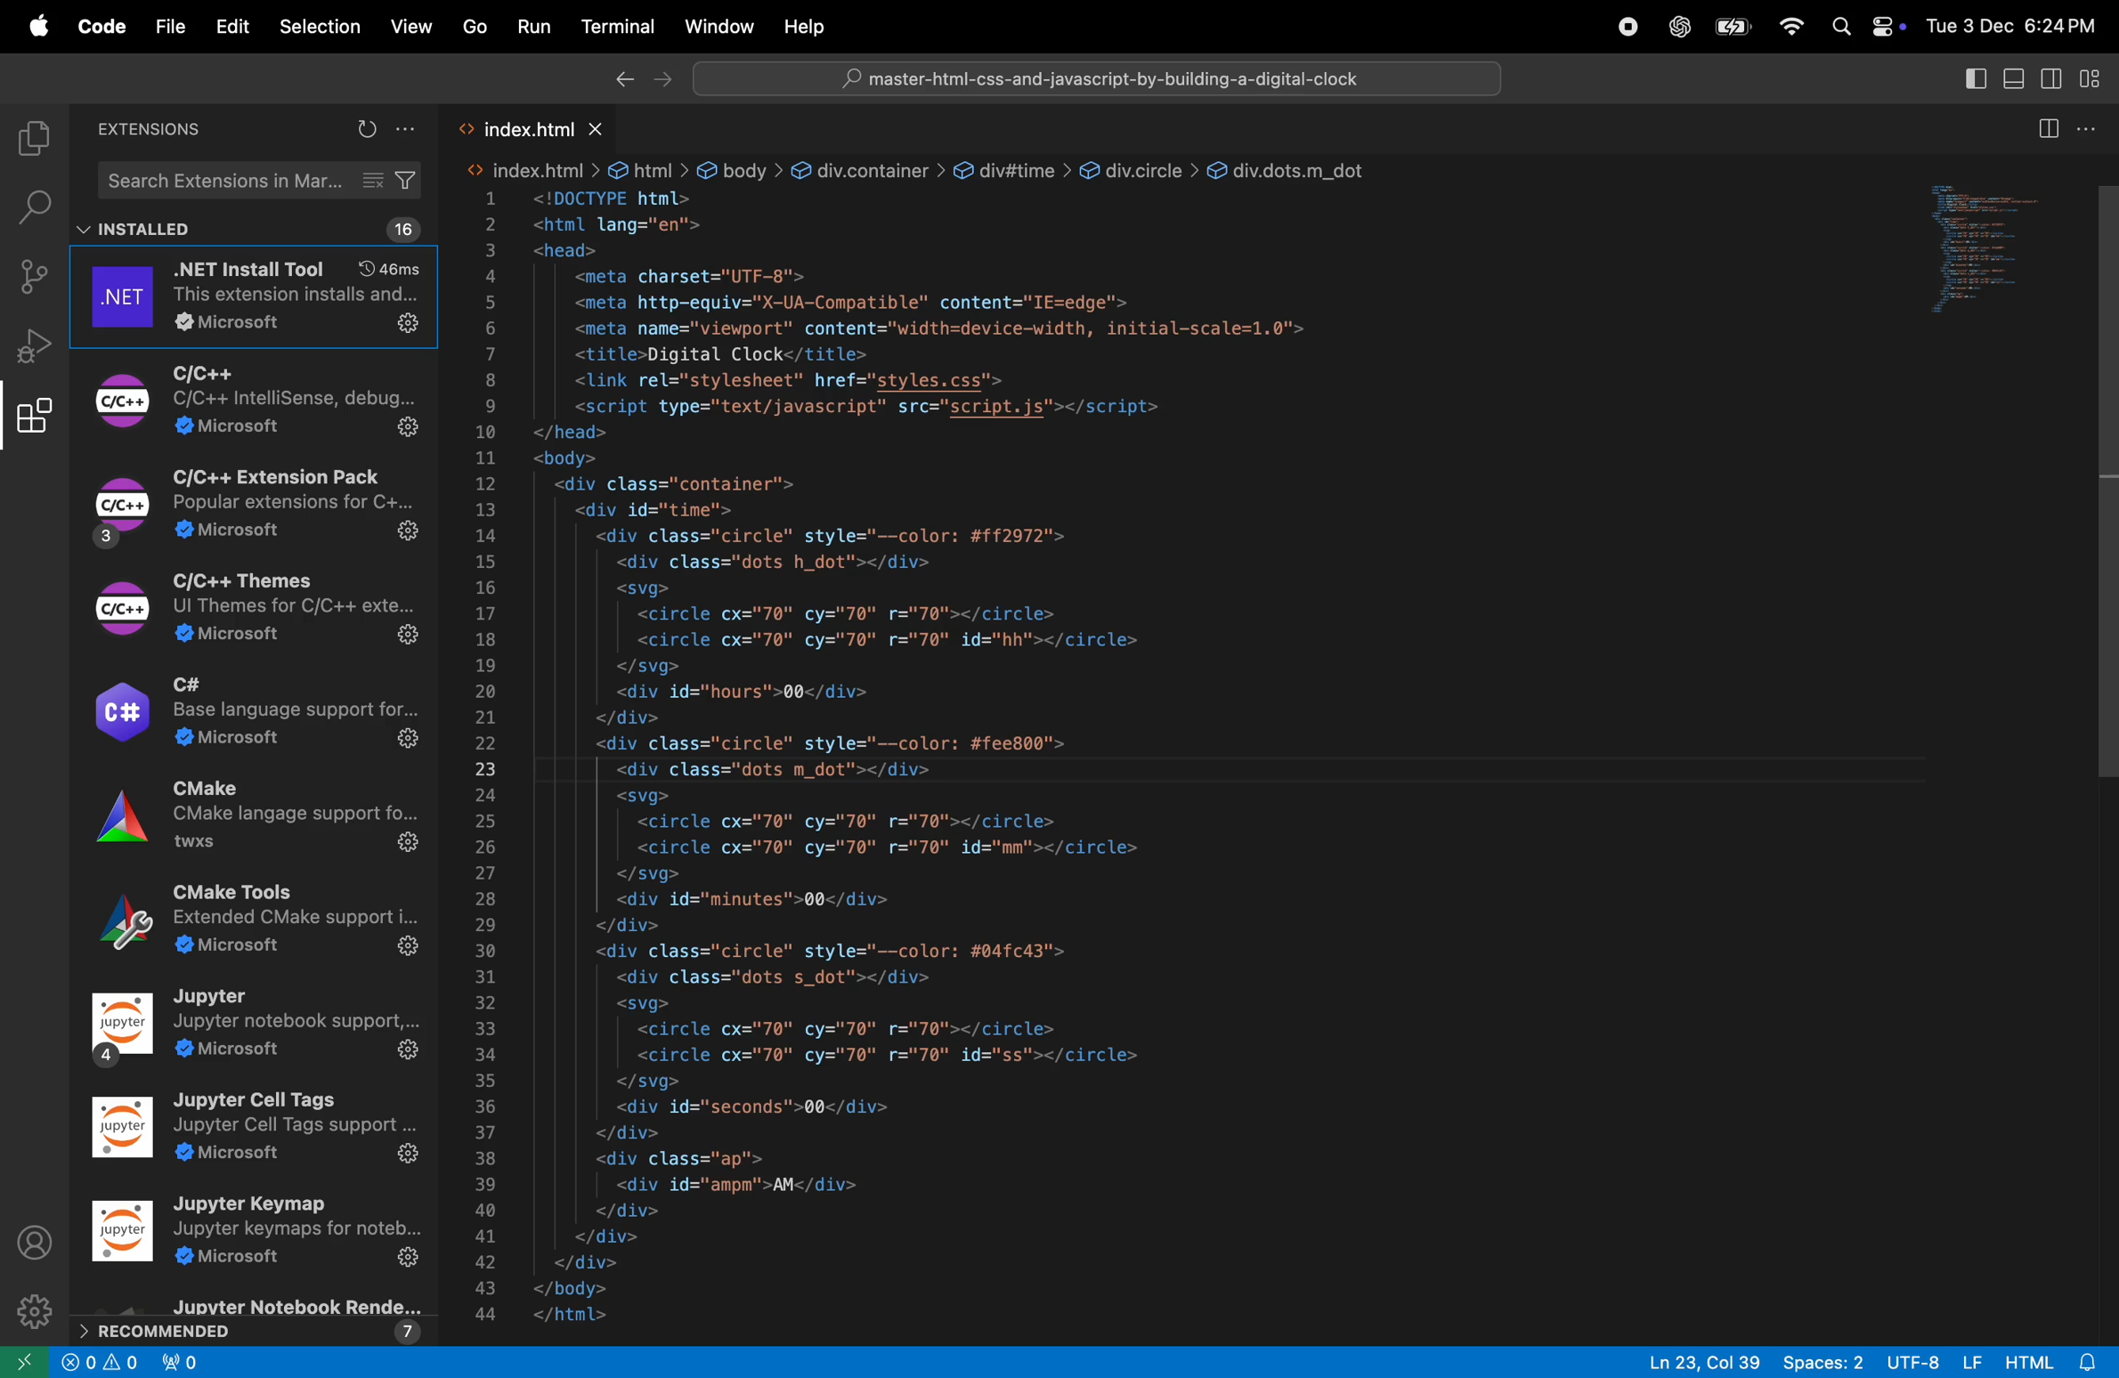  I want to click on date and time, so click(2012, 21).